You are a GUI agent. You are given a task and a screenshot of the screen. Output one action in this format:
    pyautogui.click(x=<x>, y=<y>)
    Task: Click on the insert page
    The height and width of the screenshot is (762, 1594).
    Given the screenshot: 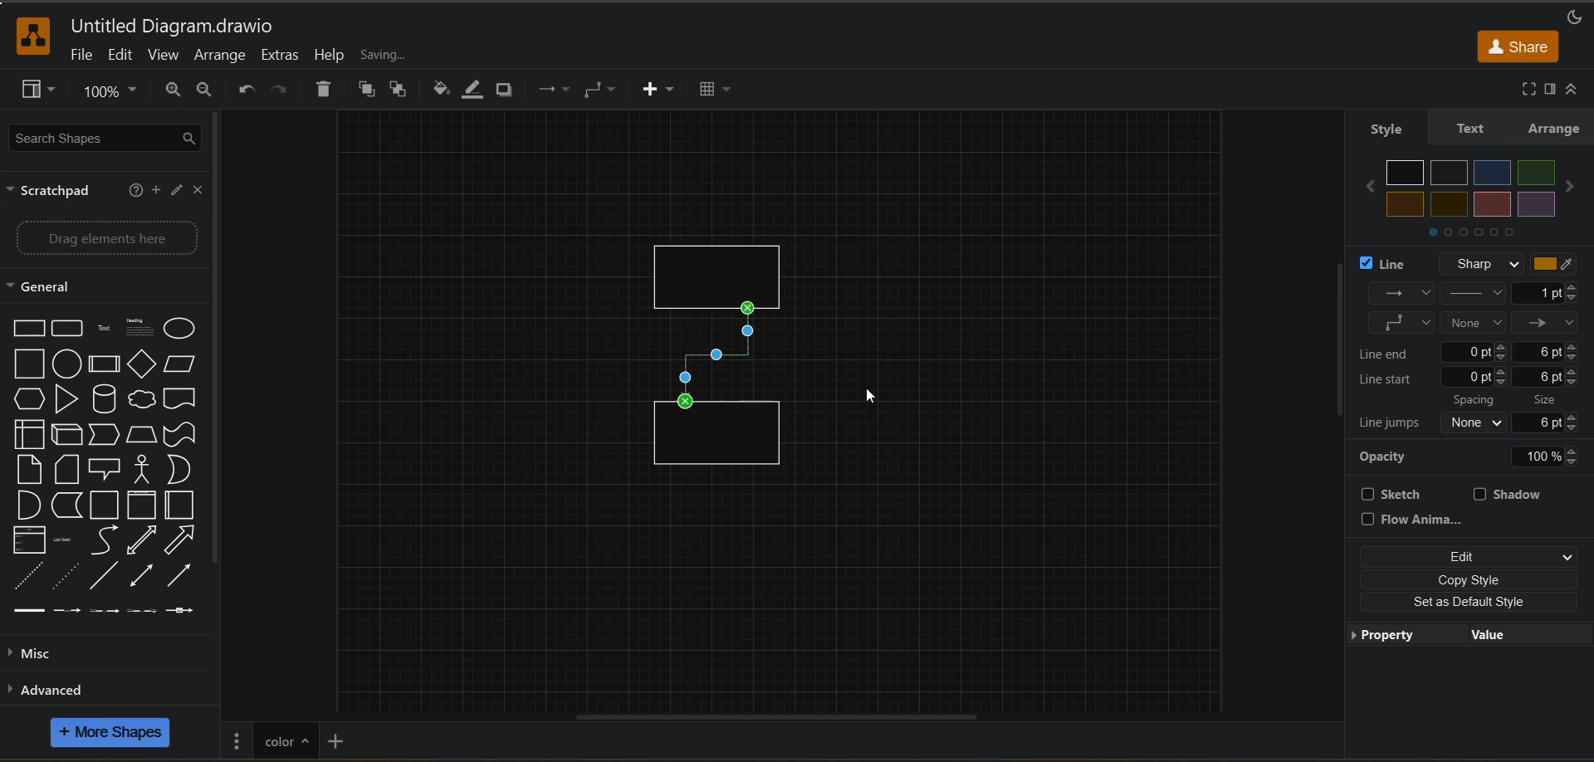 What is the action you would take?
    pyautogui.click(x=338, y=740)
    